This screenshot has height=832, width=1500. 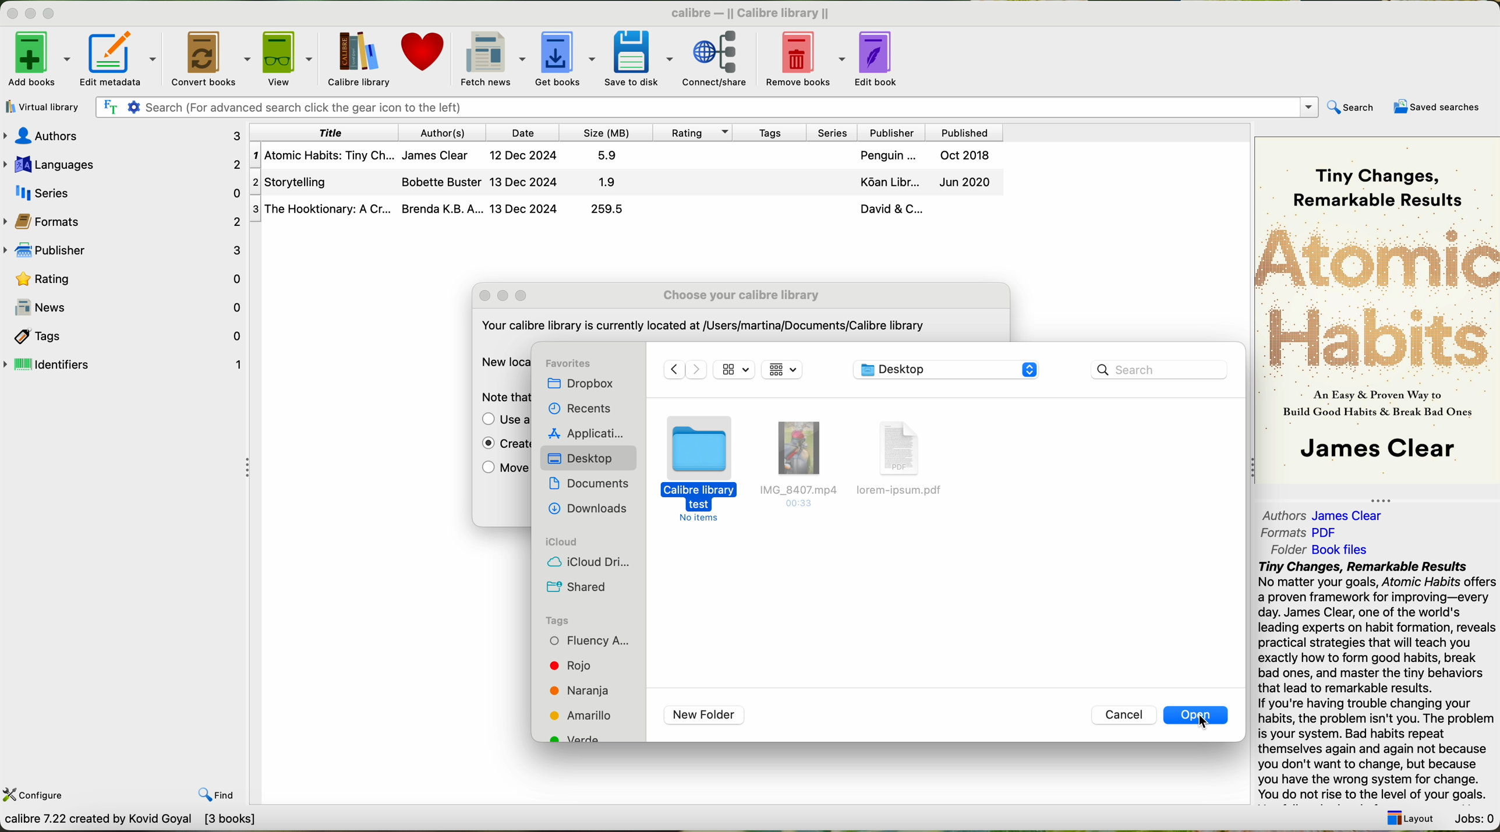 I want to click on add books, so click(x=37, y=62).